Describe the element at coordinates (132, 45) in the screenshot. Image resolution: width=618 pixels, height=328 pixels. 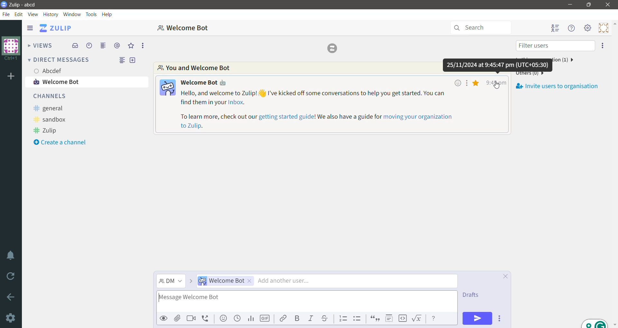
I see `Starred messages` at that location.